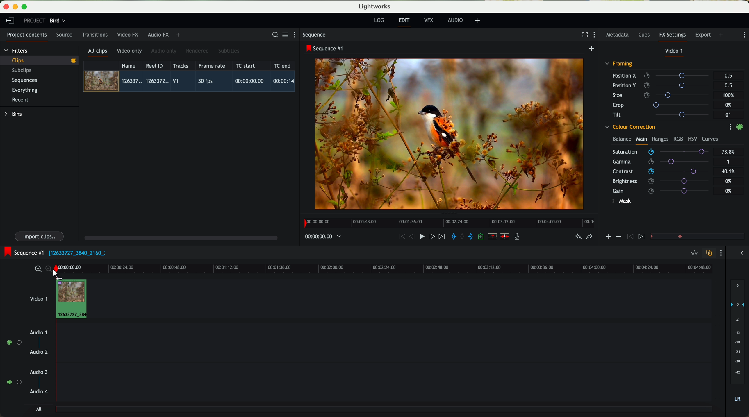  Describe the element at coordinates (14, 382) in the screenshot. I see `enable audio` at that location.